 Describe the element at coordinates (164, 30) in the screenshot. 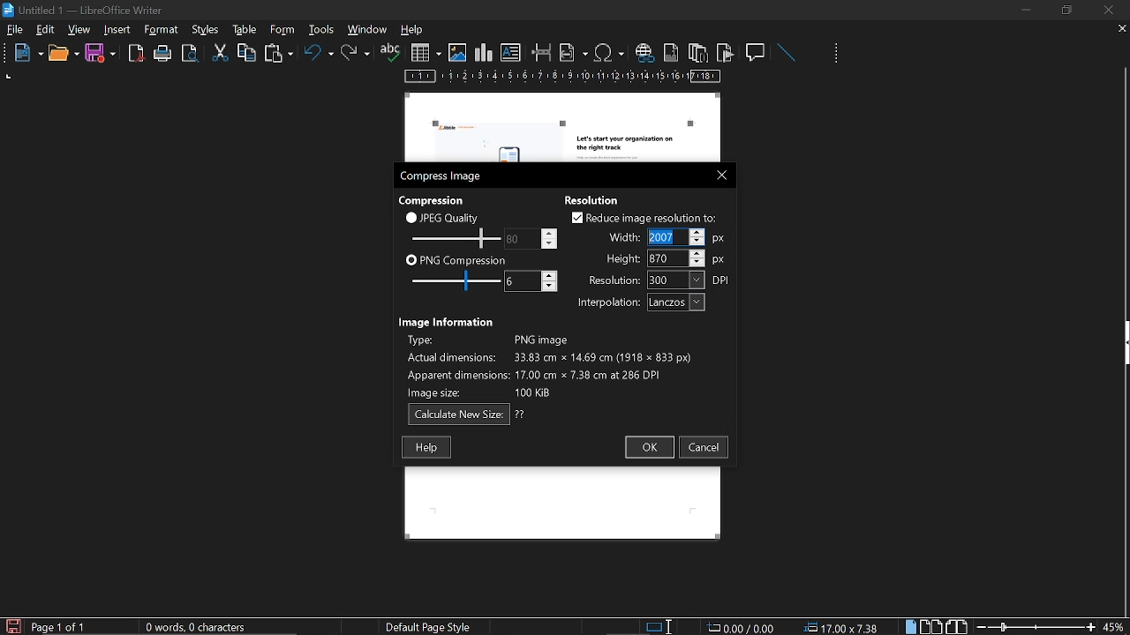

I see `tools` at that location.